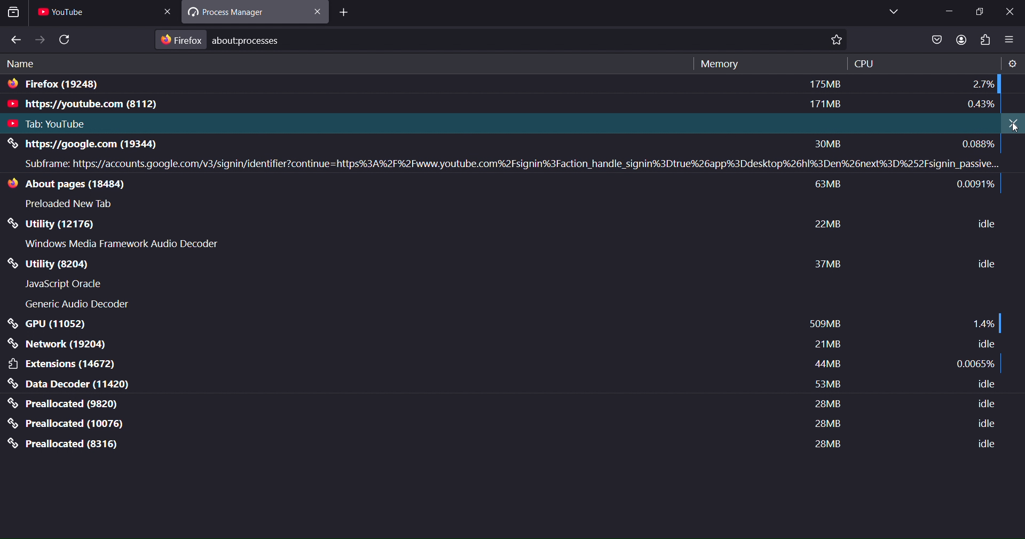  I want to click on 0.0065%, so click(976, 364).